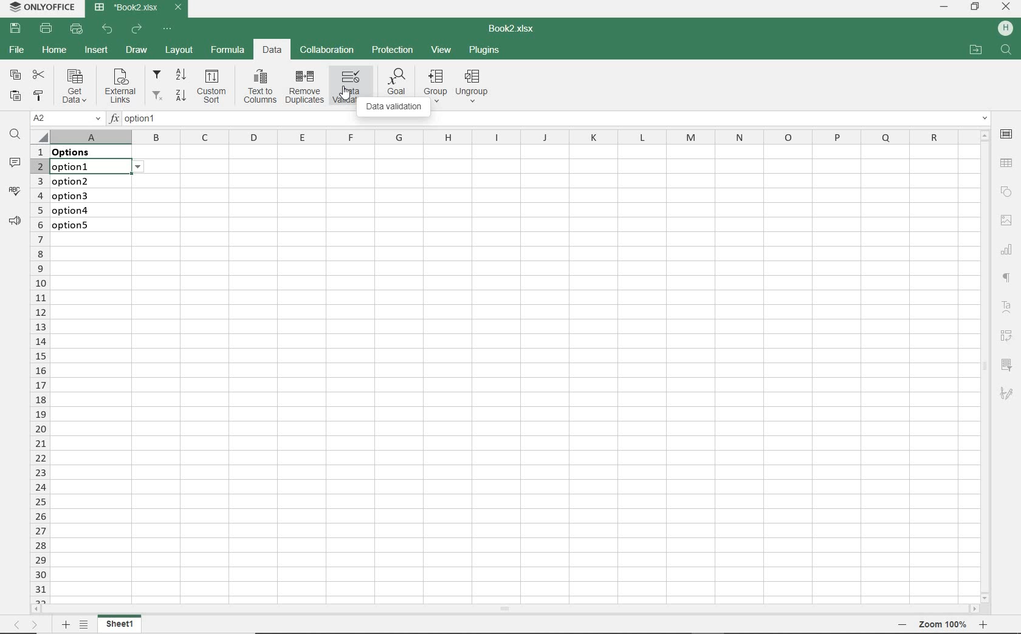  I want to click on PLUGINS, so click(484, 51).